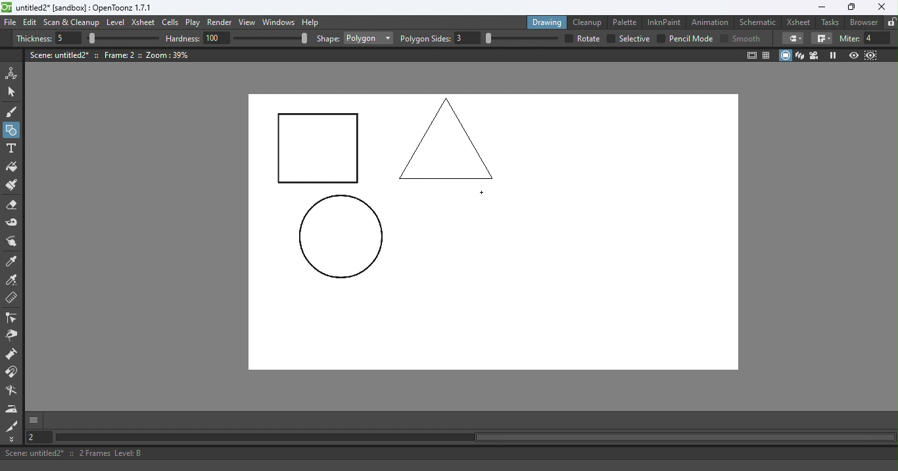  Describe the element at coordinates (12, 168) in the screenshot. I see `Fill tool` at that location.